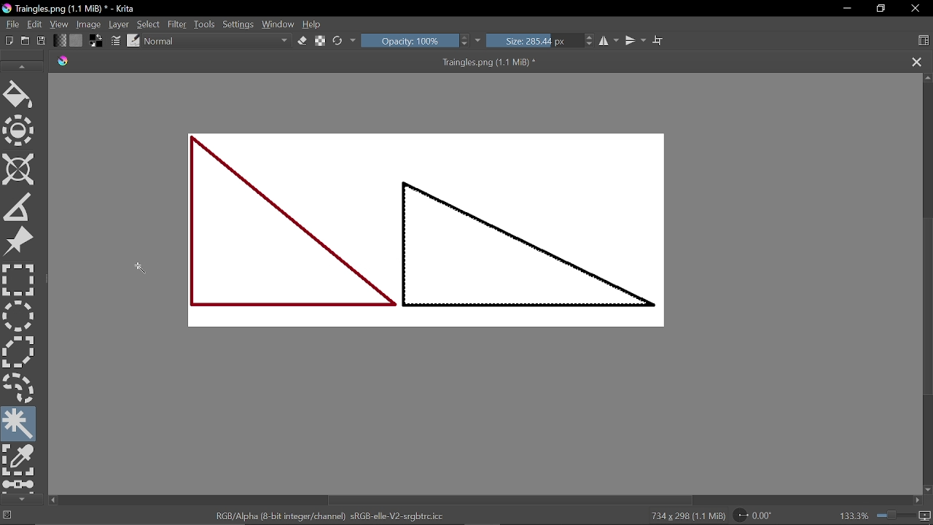 This screenshot has width=933, height=525. I want to click on Move left, so click(52, 500).